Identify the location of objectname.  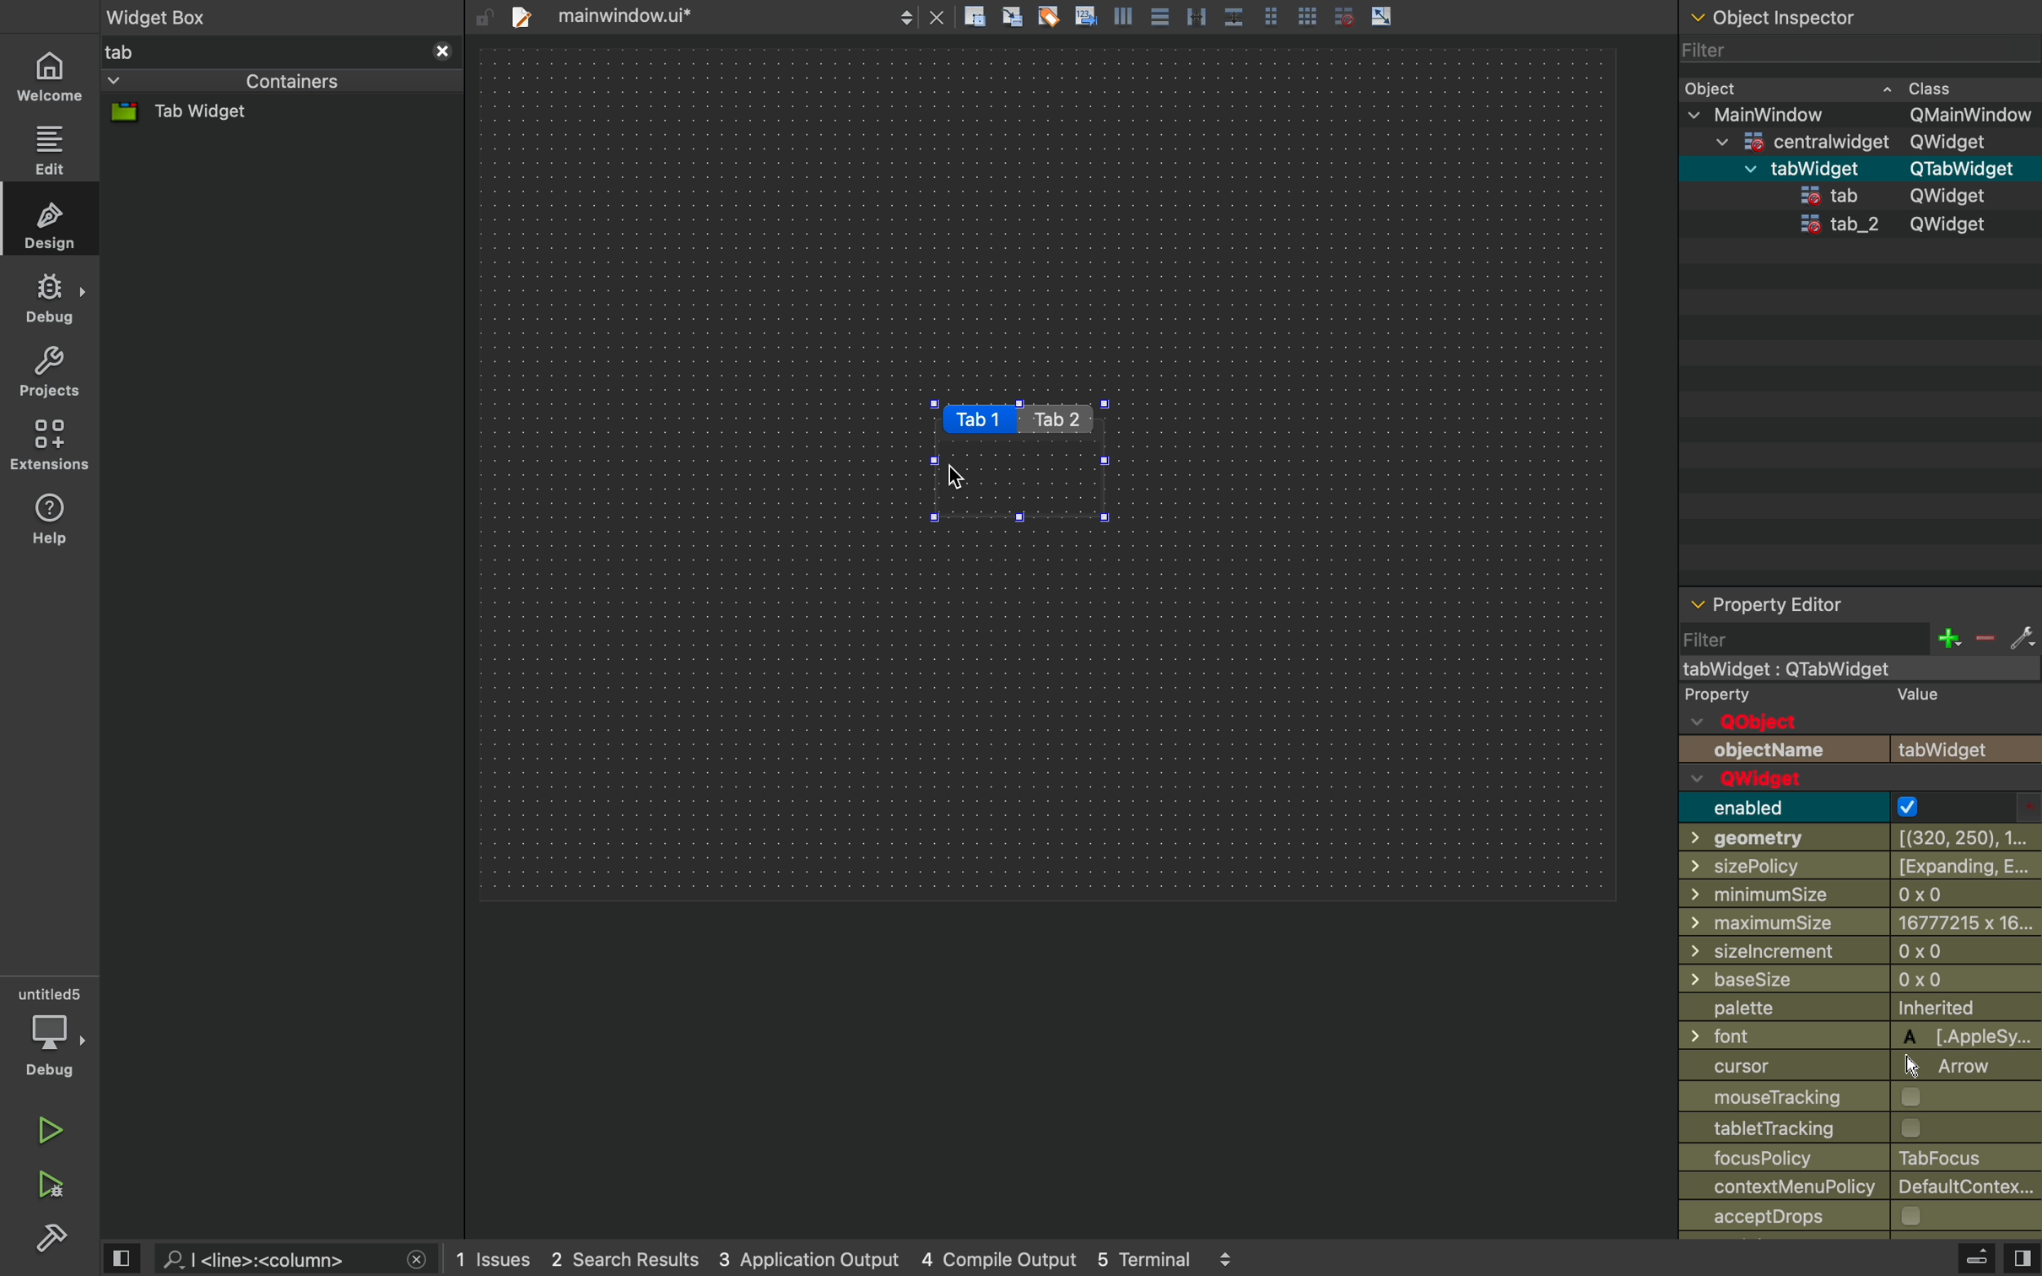
(1859, 749).